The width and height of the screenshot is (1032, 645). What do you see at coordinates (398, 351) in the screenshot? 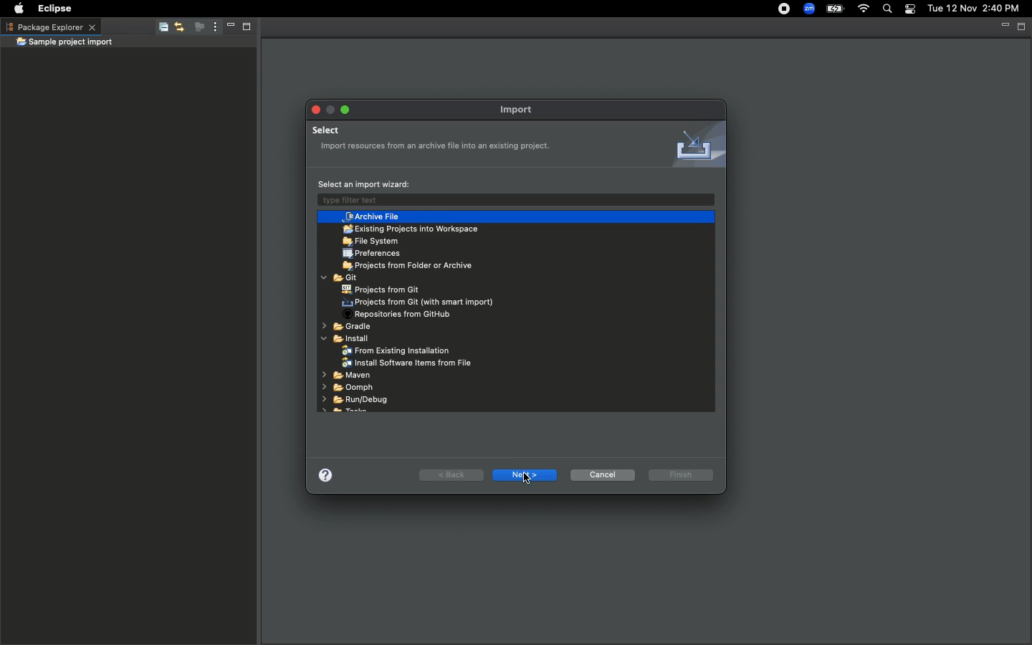
I see `From existing installation` at bounding box center [398, 351].